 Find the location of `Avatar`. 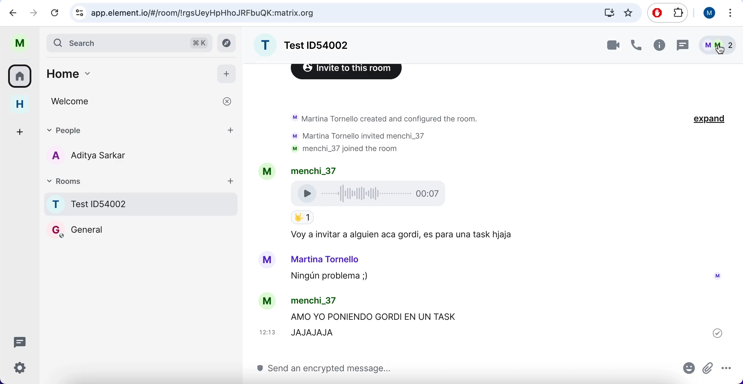

Avatar is located at coordinates (267, 261).